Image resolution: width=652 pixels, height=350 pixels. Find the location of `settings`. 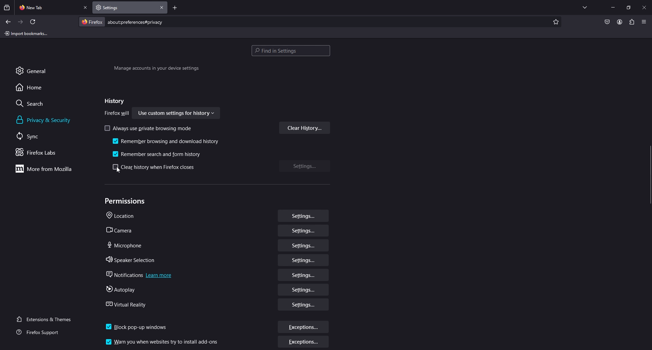

settings is located at coordinates (304, 261).